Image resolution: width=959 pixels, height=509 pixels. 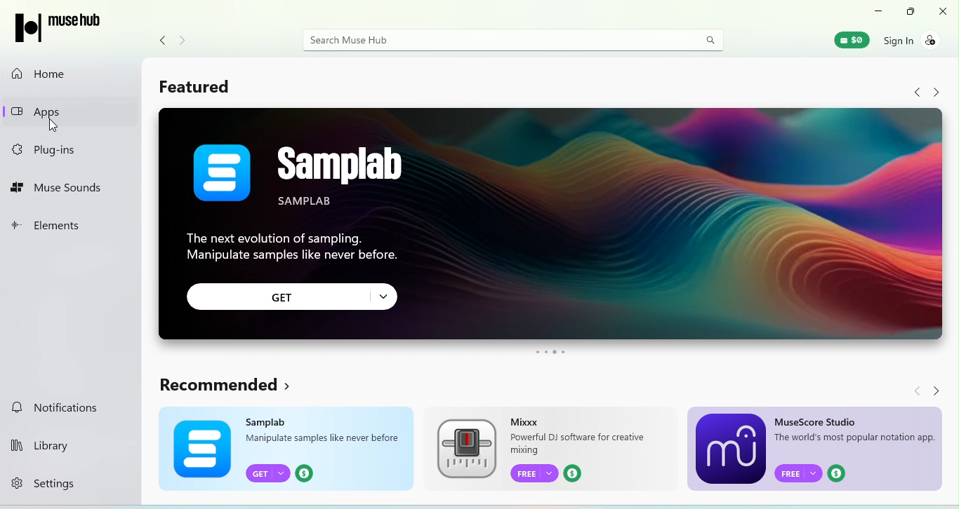 I want to click on Navigate back , so click(x=163, y=40).